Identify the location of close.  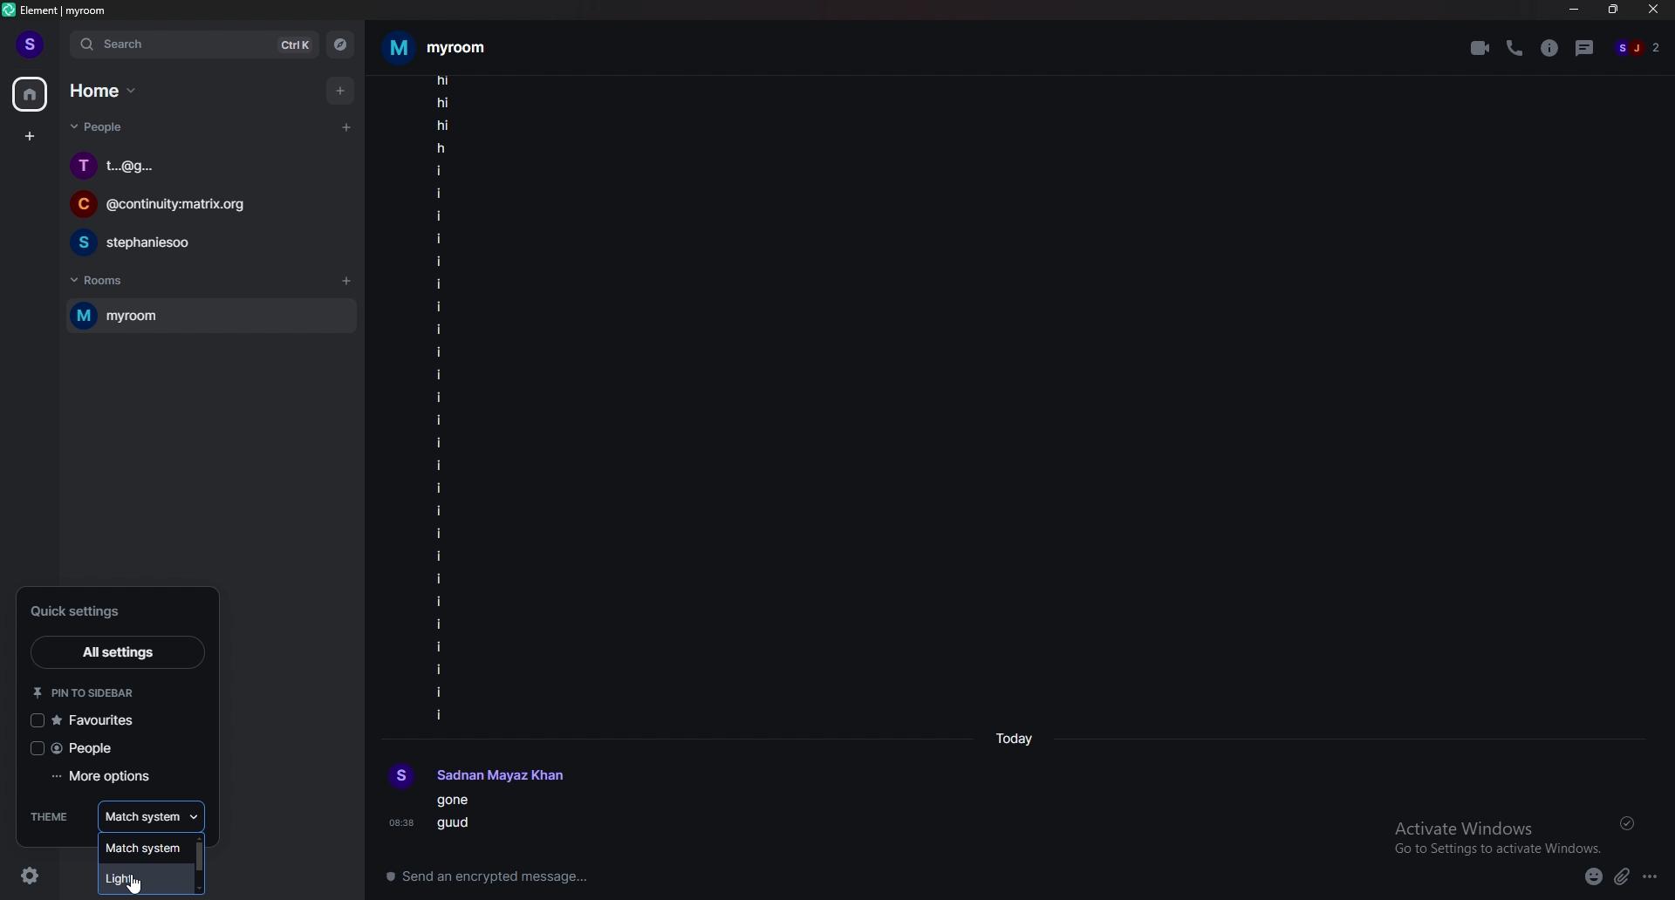
(1654, 10).